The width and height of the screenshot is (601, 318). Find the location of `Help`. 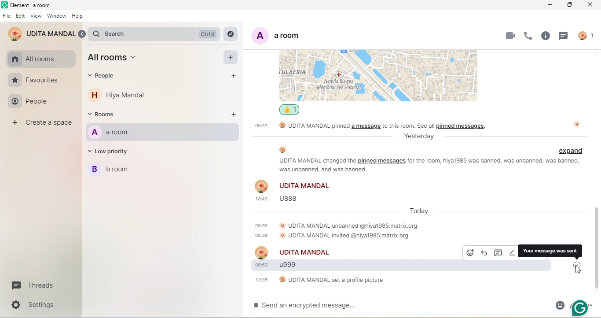

Help is located at coordinates (78, 16).